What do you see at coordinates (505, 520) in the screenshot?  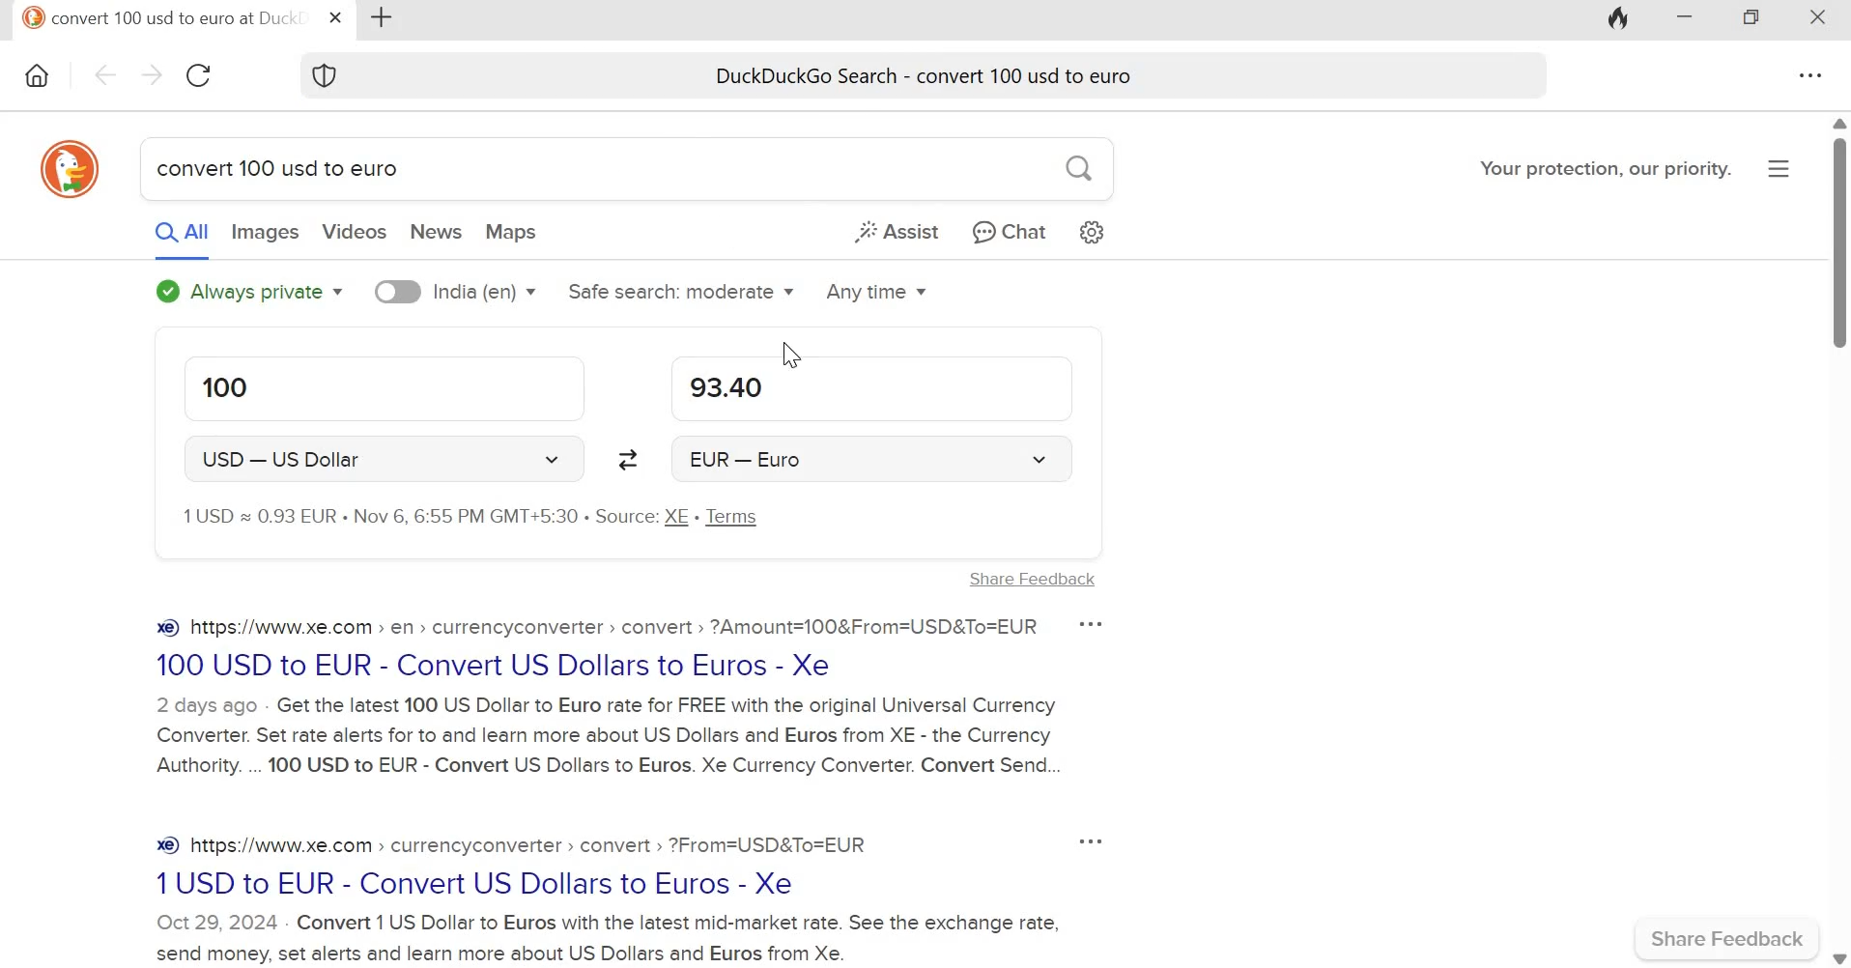 I see `1 USD ~ 0.93 EUR Nov6, 6:55 PM GMT+5:30 Source Xe Terms` at bounding box center [505, 520].